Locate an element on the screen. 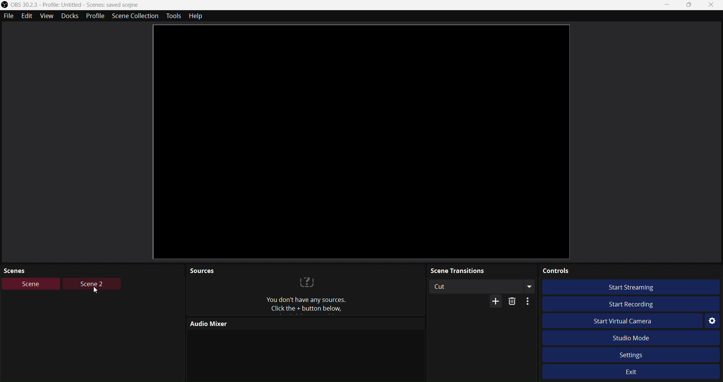 This screenshot has height=382, width=723. Minimize is located at coordinates (668, 6).